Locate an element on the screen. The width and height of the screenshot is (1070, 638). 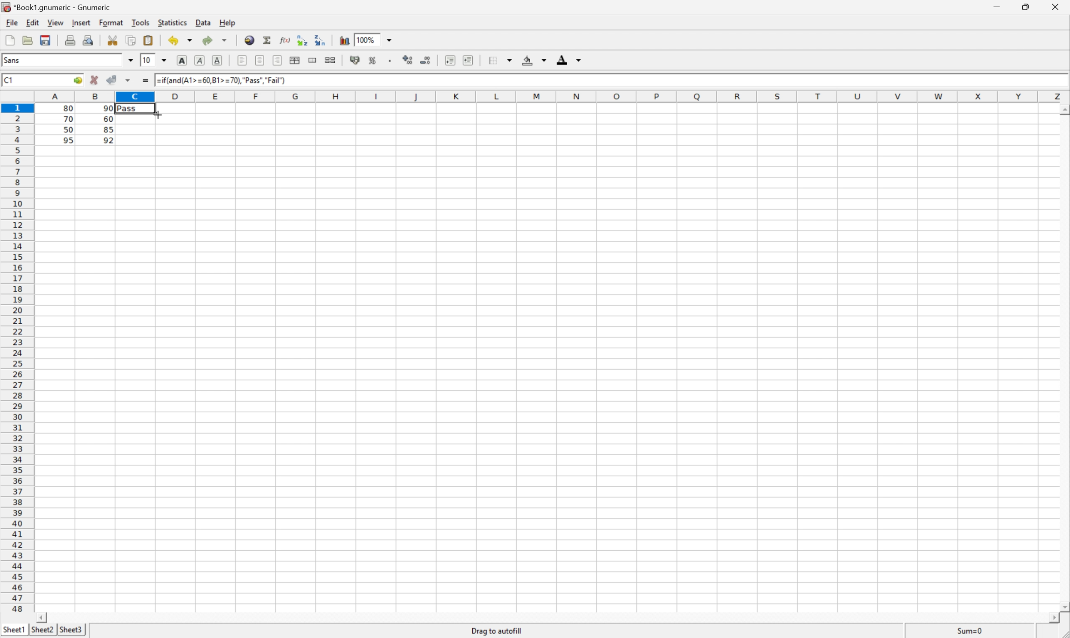
Center horizontally across selection is located at coordinates (297, 59).